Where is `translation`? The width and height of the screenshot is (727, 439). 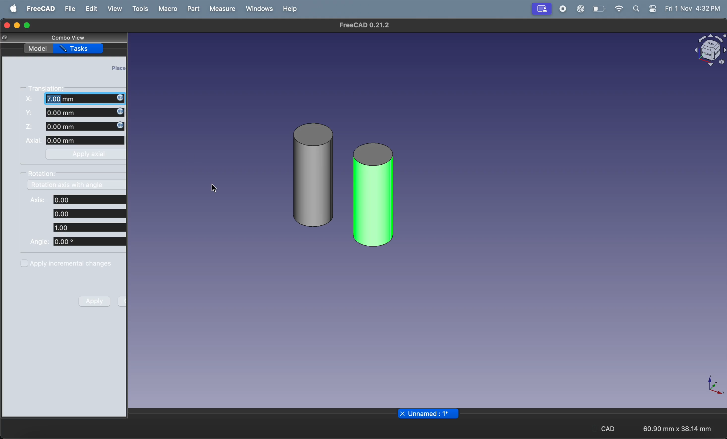
translation is located at coordinates (50, 88).